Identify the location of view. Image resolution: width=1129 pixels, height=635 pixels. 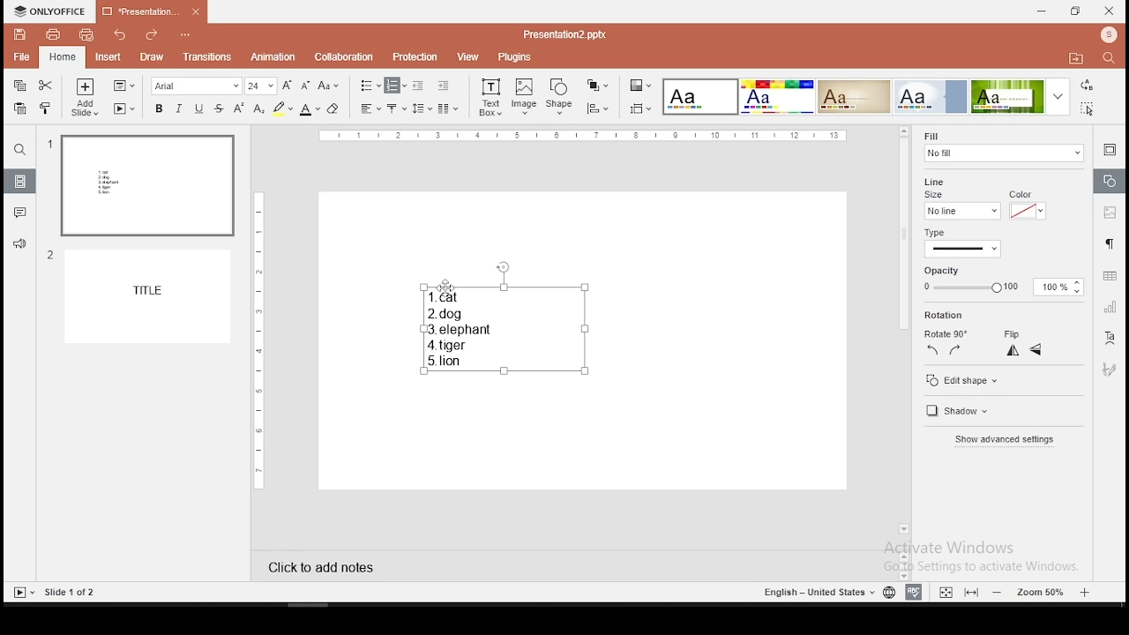
(467, 57).